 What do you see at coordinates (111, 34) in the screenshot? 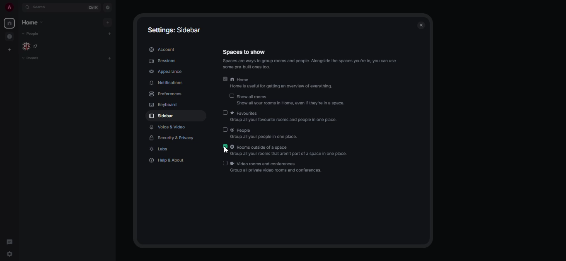
I see `add` at bounding box center [111, 34].